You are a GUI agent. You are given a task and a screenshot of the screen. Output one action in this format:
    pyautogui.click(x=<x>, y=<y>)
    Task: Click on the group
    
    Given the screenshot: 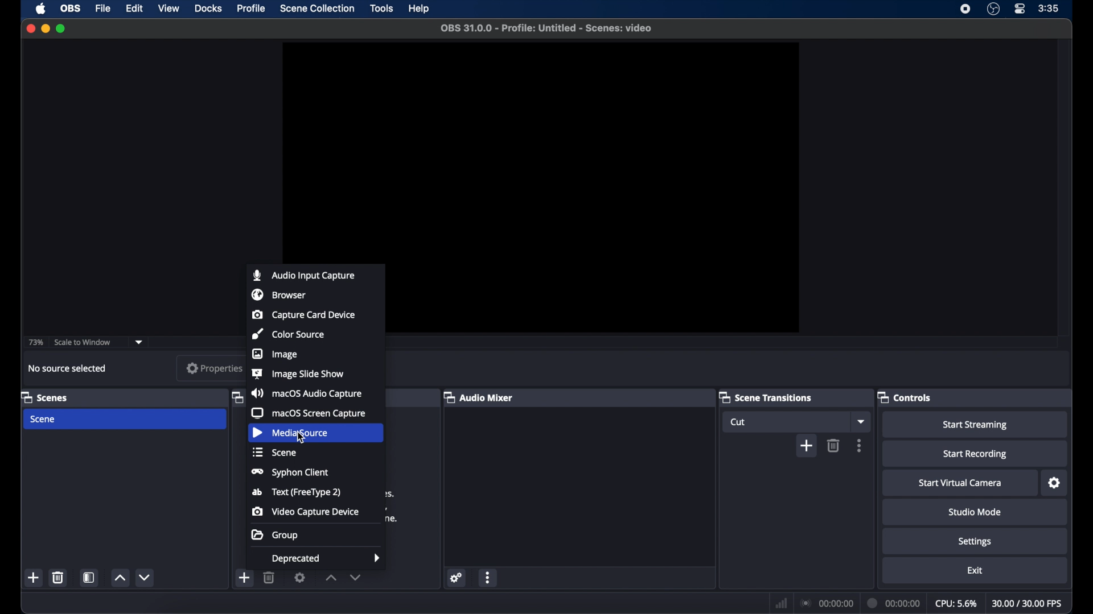 What is the action you would take?
    pyautogui.click(x=274, y=535)
    